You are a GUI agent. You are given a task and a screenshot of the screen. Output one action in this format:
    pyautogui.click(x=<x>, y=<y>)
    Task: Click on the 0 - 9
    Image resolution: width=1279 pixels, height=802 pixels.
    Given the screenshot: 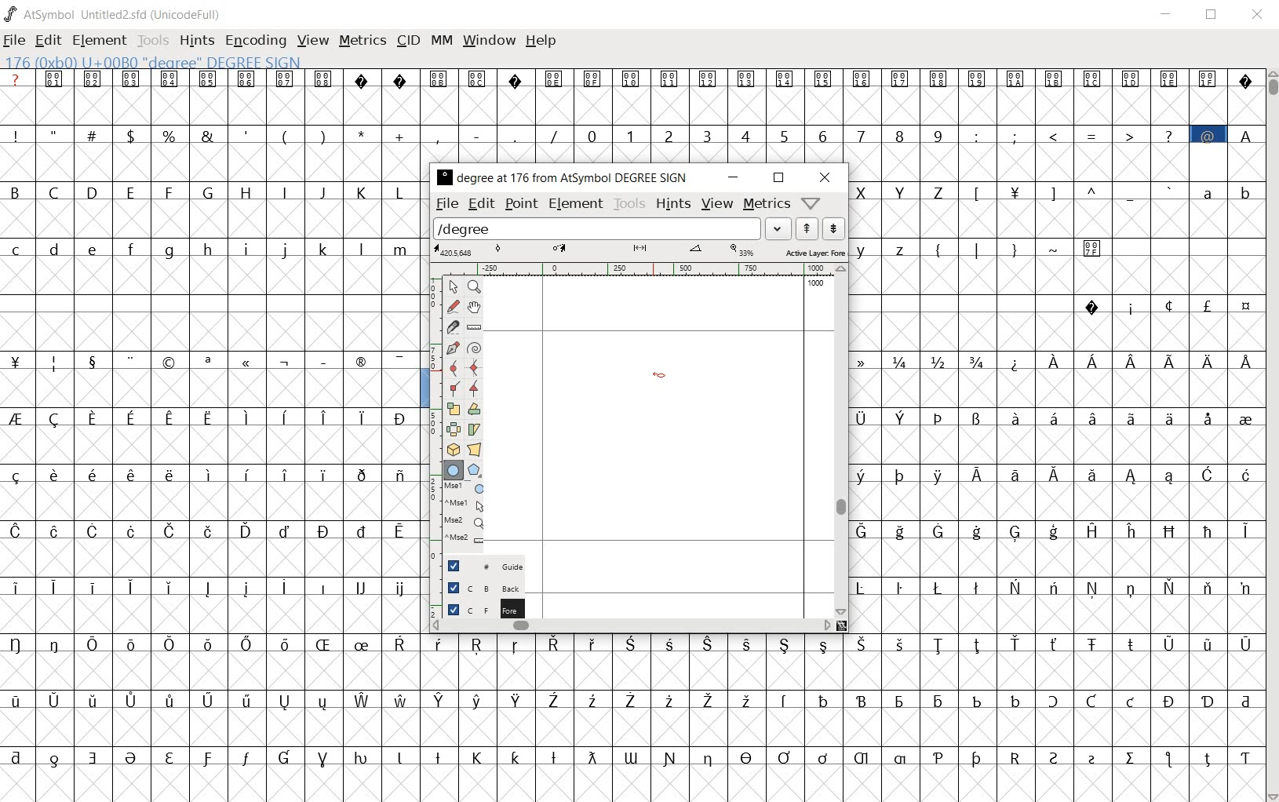 What is the action you would take?
    pyautogui.click(x=762, y=134)
    